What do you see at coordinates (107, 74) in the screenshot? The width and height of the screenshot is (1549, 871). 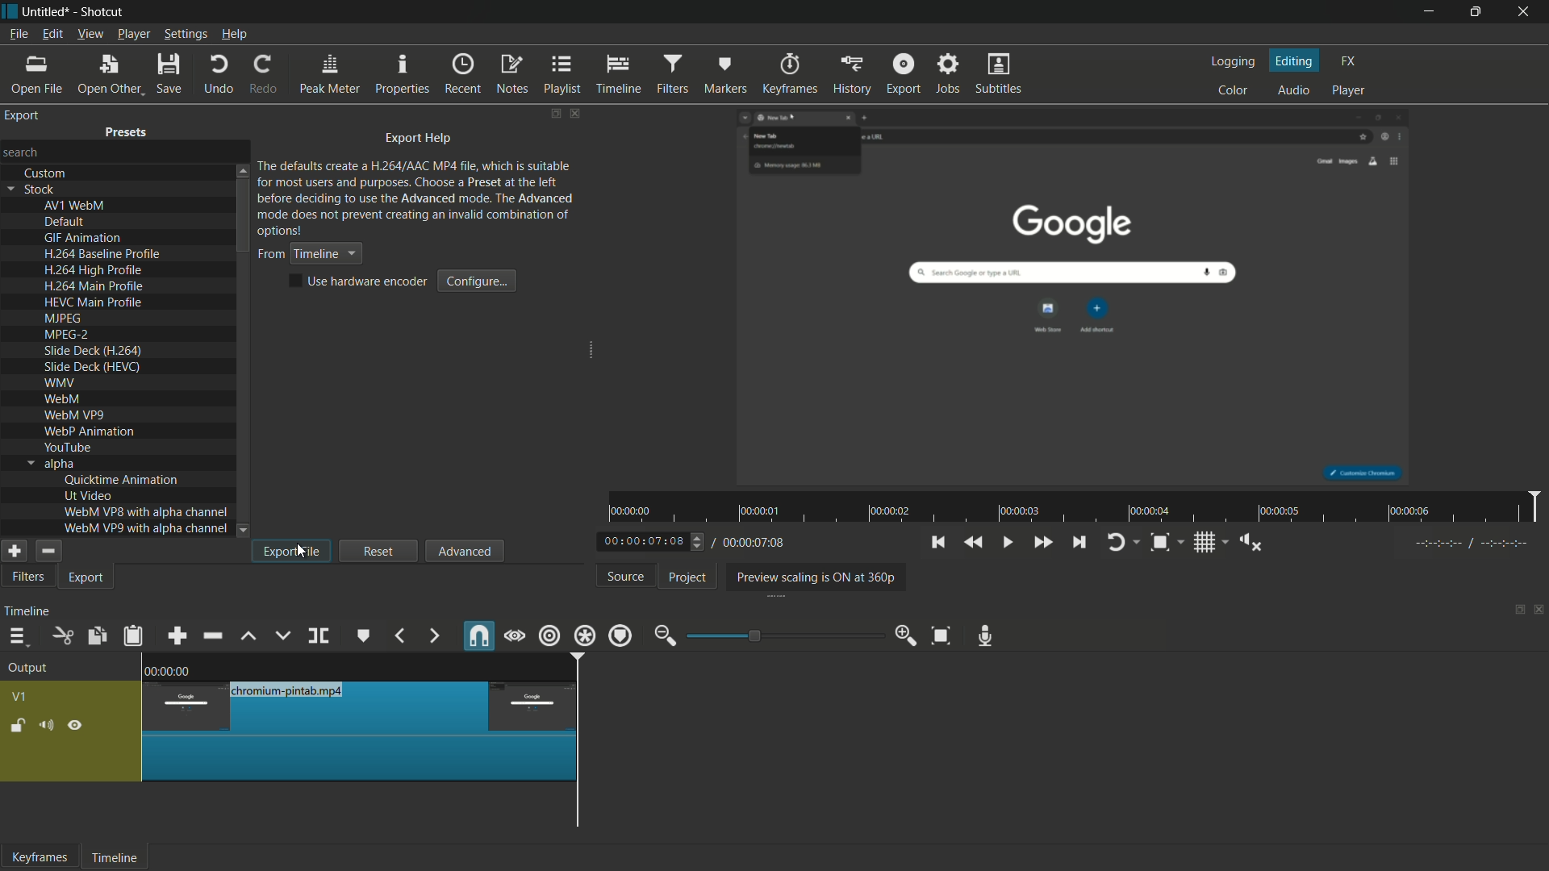 I see `open other` at bounding box center [107, 74].